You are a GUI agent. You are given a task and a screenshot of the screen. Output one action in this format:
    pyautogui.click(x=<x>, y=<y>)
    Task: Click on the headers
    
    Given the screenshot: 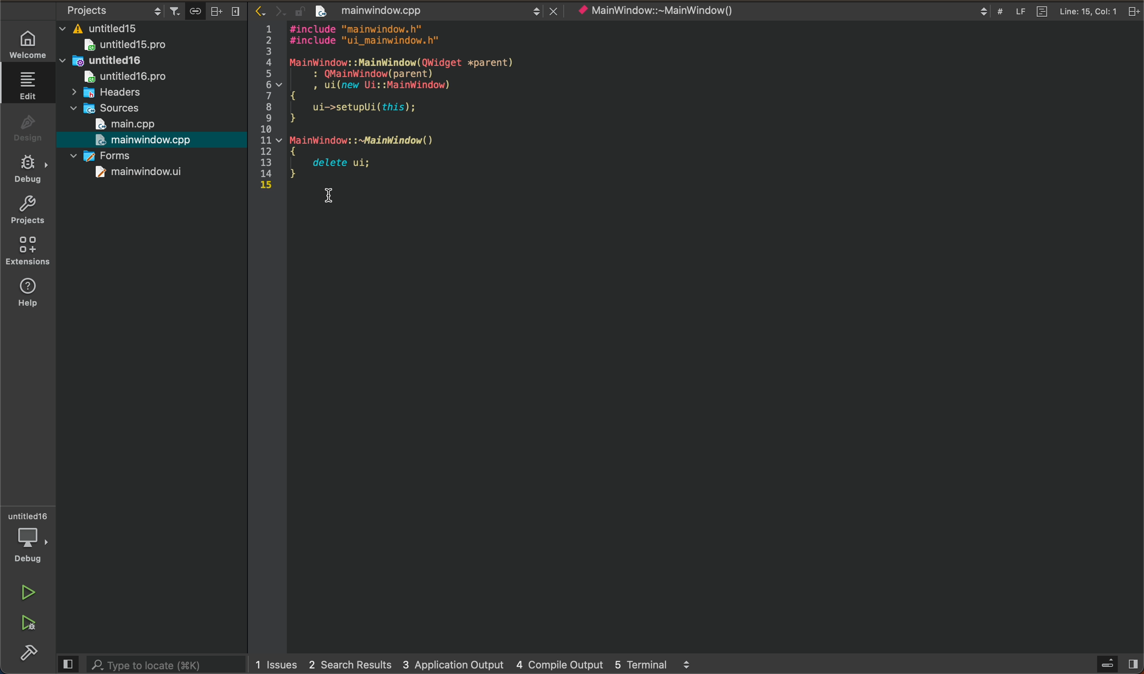 What is the action you would take?
    pyautogui.click(x=105, y=94)
    